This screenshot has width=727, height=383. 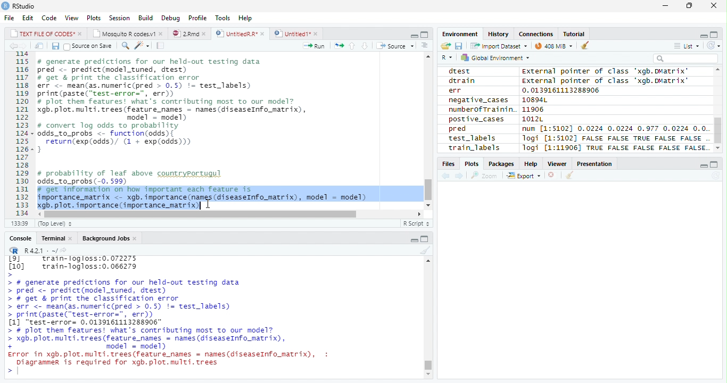 I want to click on Maximize, so click(x=716, y=34).